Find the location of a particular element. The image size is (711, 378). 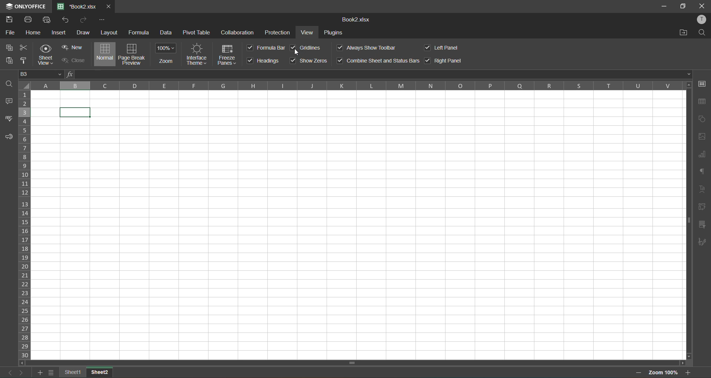

spellcheck is located at coordinates (7, 121).